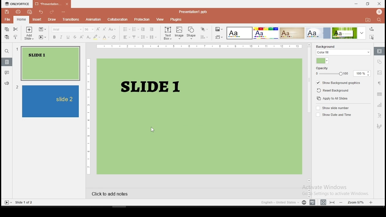 The width and height of the screenshot is (386, 217). Describe the element at coordinates (6, 11) in the screenshot. I see `save` at that location.